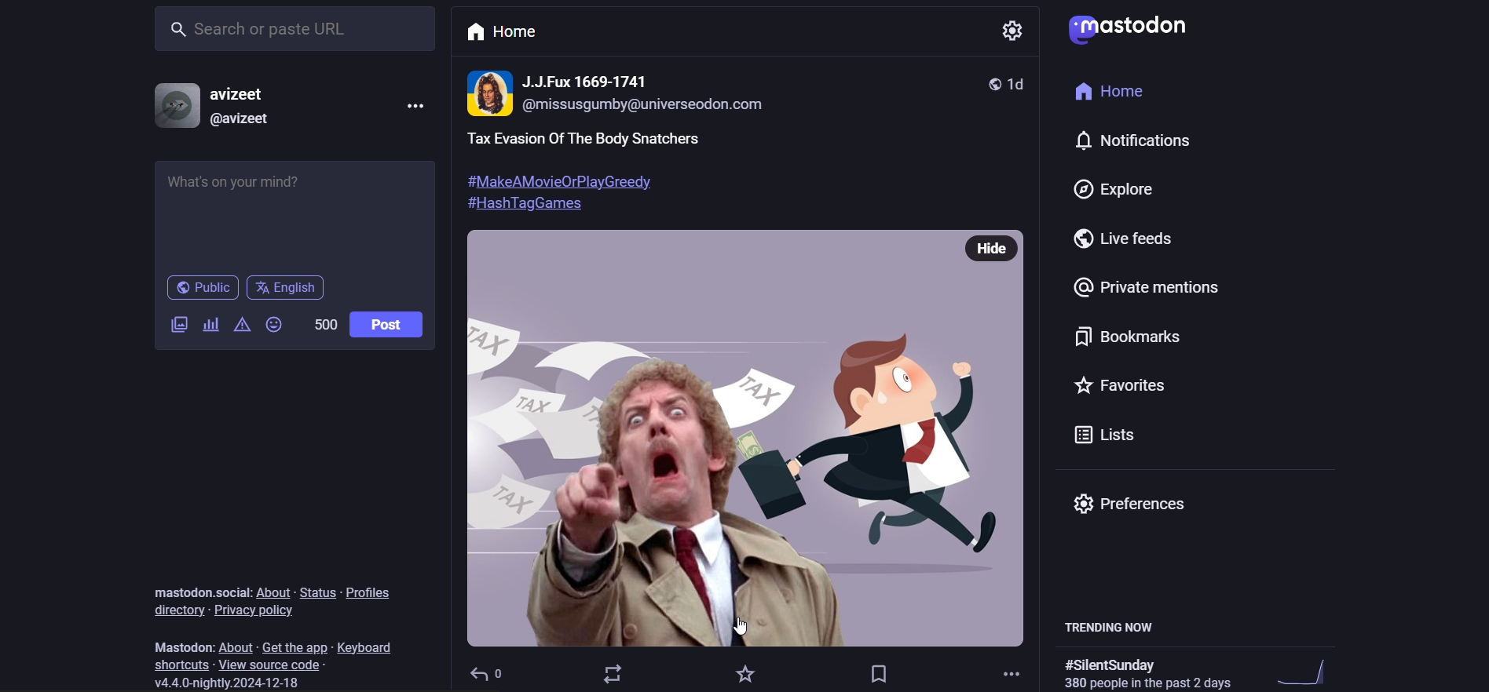 The image size is (1489, 692). Describe the element at coordinates (293, 646) in the screenshot. I see `get the app` at that location.